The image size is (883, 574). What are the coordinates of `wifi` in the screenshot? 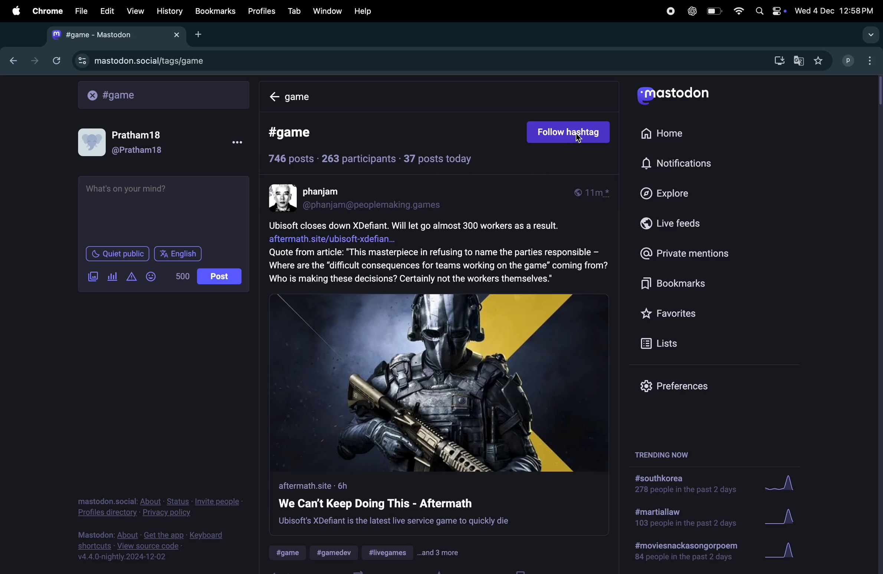 It's located at (736, 10).